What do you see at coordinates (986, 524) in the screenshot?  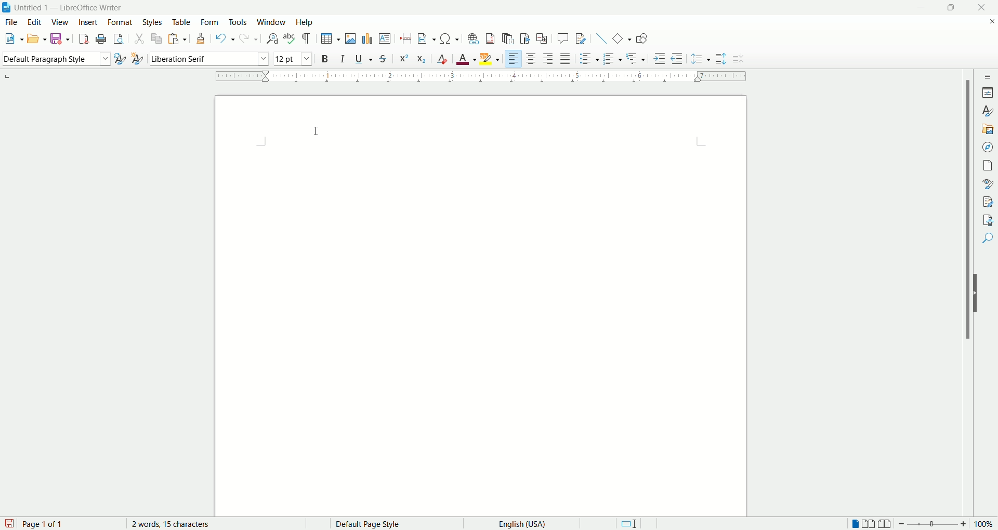 I see `zoom percent` at bounding box center [986, 524].